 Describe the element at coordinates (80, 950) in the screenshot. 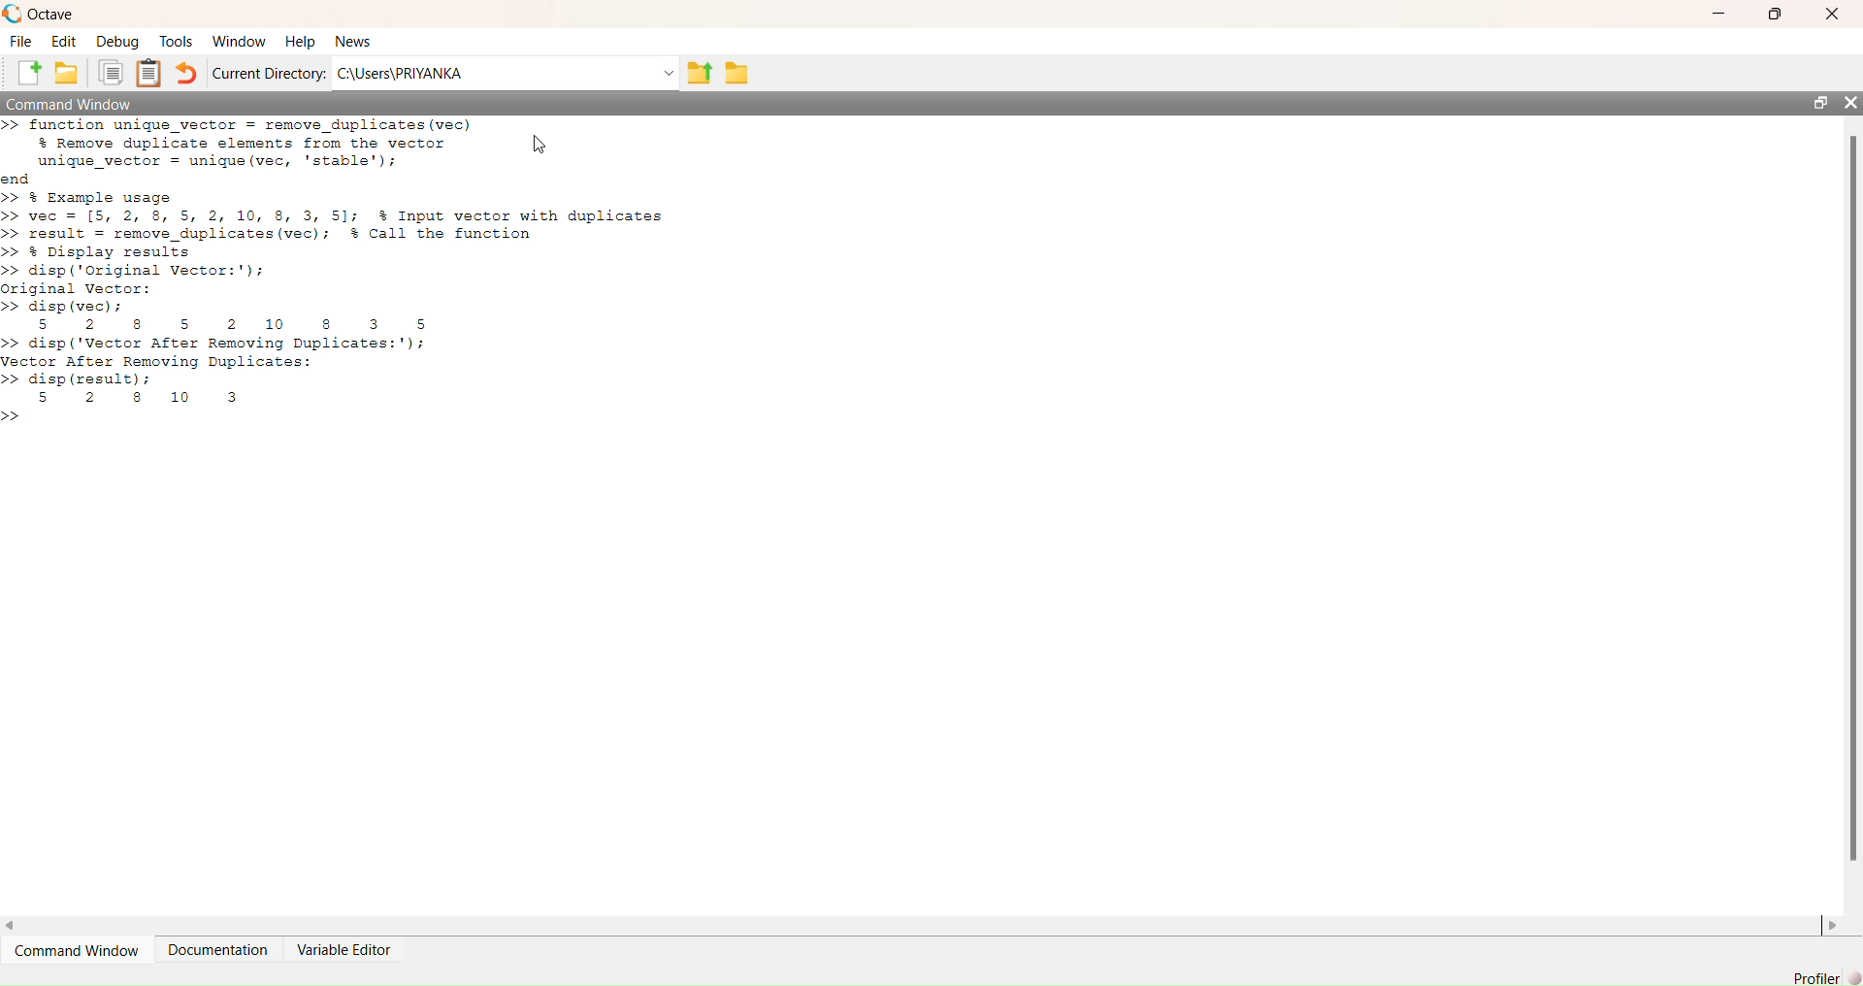

I see `command window` at that location.